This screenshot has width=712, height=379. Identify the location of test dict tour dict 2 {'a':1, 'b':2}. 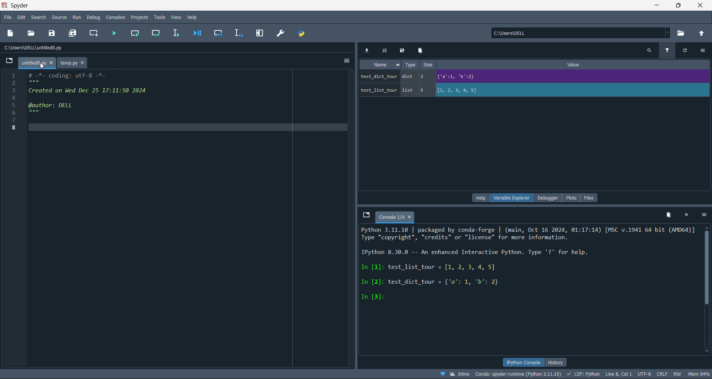
(466, 77).